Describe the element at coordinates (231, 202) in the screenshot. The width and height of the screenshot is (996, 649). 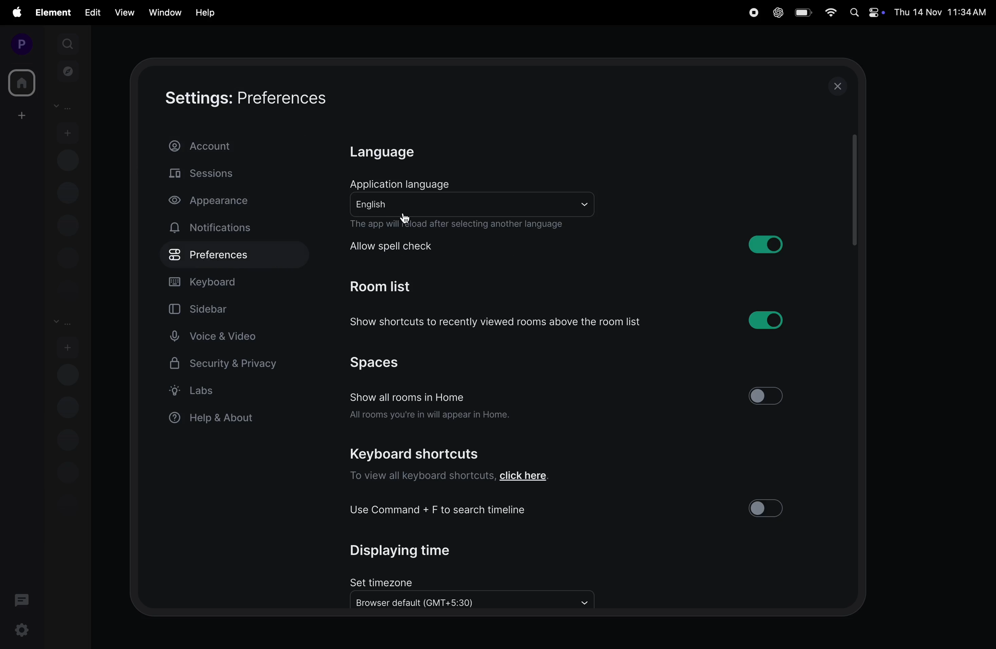
I see `apperance` at that location.